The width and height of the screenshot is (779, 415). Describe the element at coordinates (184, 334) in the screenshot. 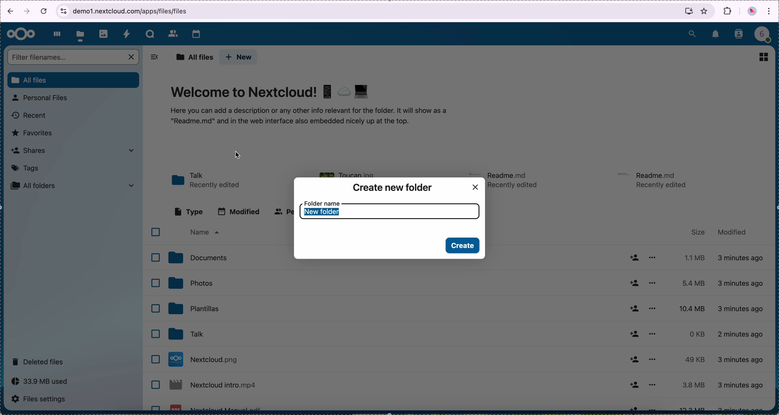

I see `talk` at that location.